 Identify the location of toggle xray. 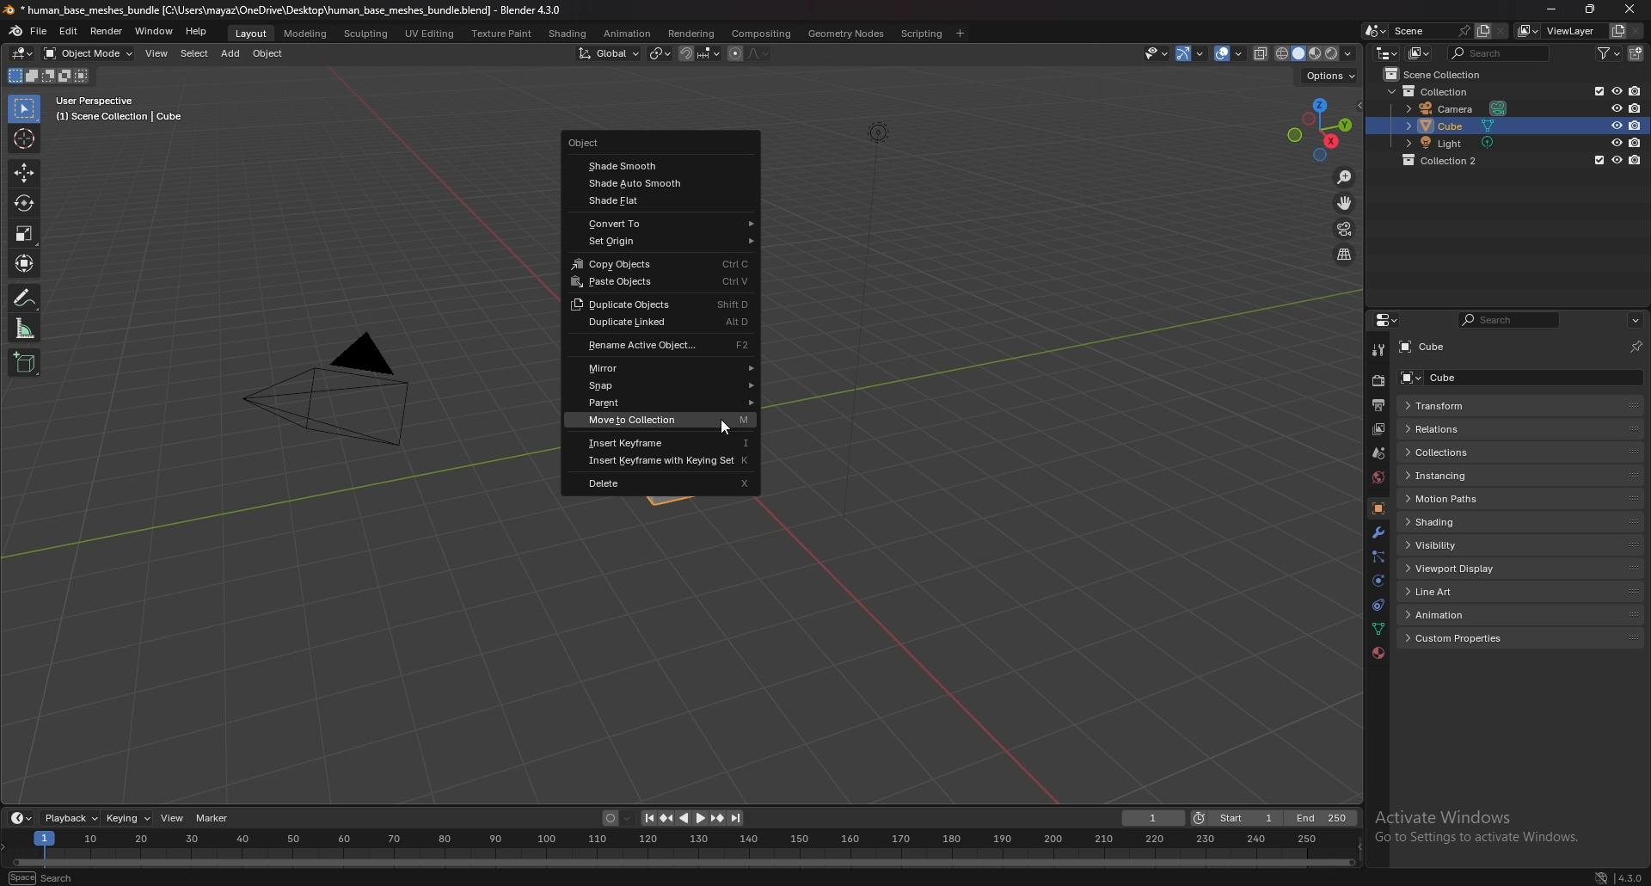
(1261, 53).